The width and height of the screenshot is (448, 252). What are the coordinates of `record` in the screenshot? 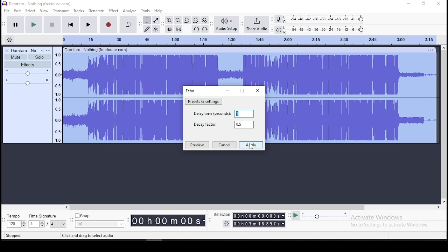 It's located at (109, 25).